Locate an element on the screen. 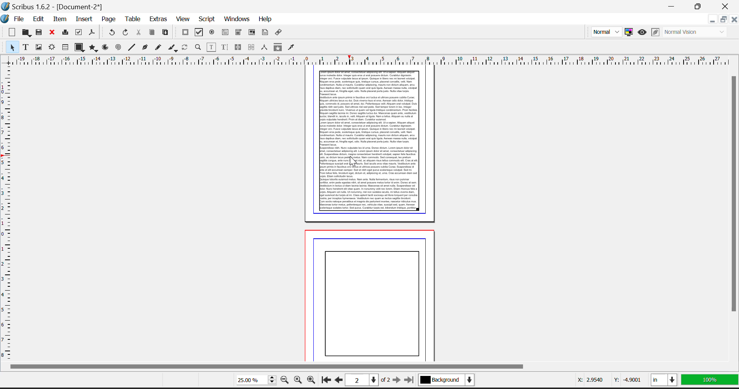  Measurement Unit is located at coordinates (665, 381).